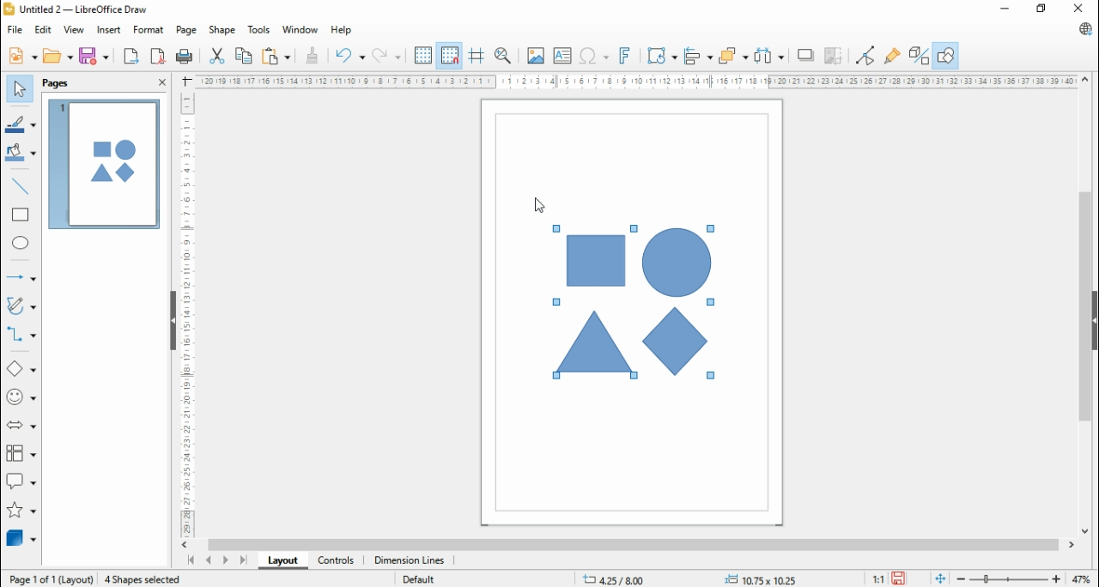 Image resolution: width=1099 pixels, height=587 pixels. Describe the element at coordinates (58, 83) in the screenshot. I see `pages` at that location.